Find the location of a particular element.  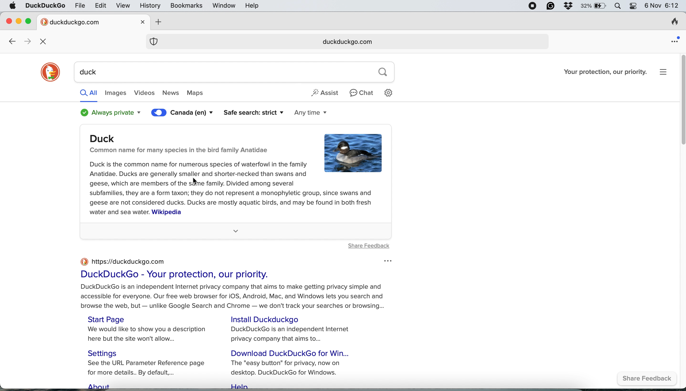

duckduckgo.com is located at coordinates (346, 42).